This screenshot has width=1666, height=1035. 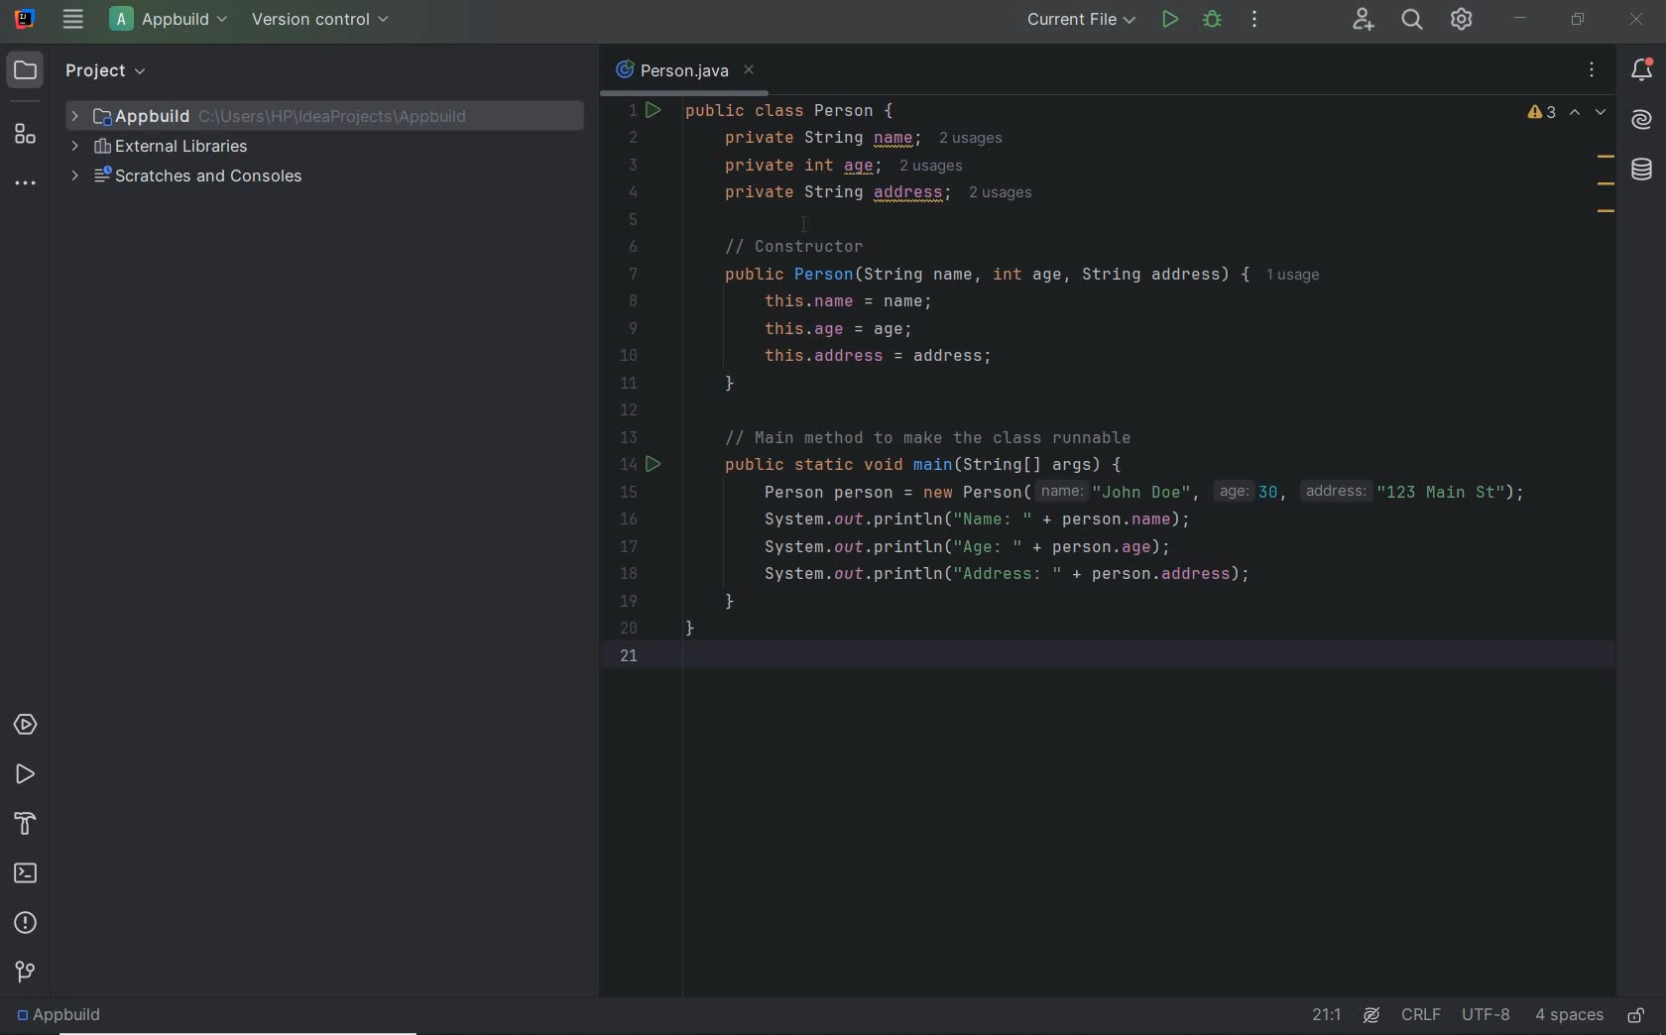 I want to click on run, so click(x=1170, y=20).